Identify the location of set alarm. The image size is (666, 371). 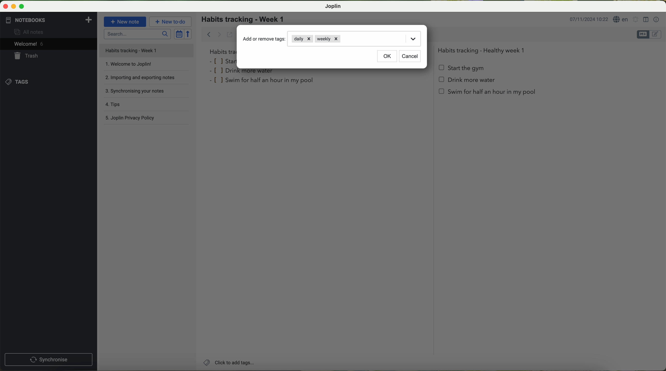
(636, 19).